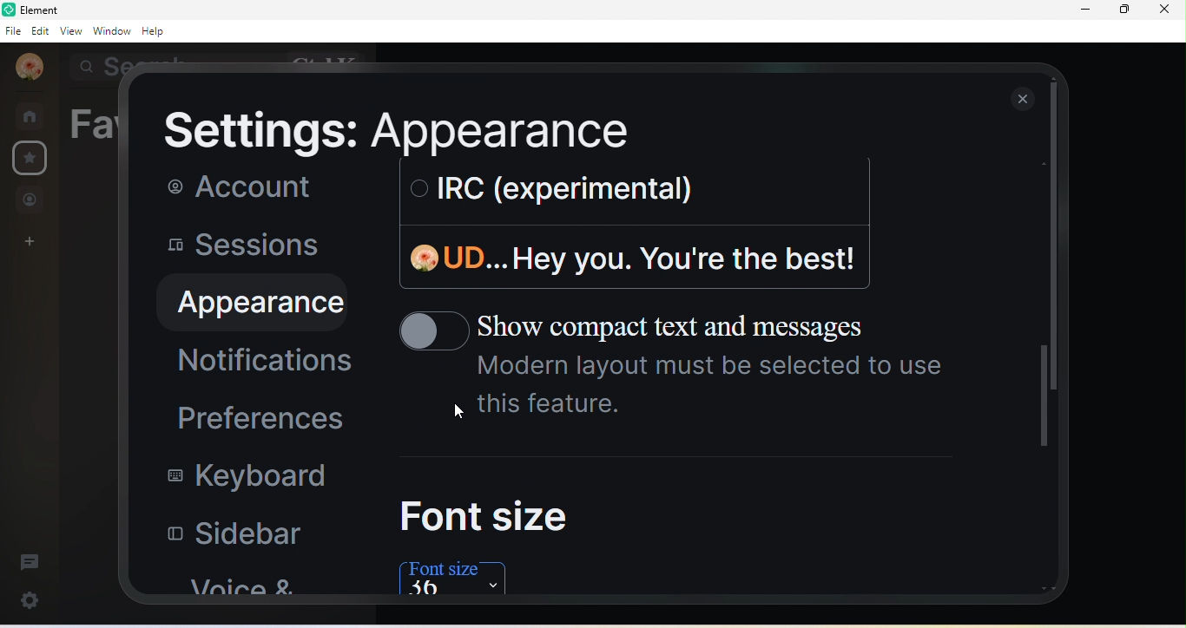 The image size is (1186, 628). Describe the element at coordinates (158, 31) in the screenshot. I see `help` at that location.